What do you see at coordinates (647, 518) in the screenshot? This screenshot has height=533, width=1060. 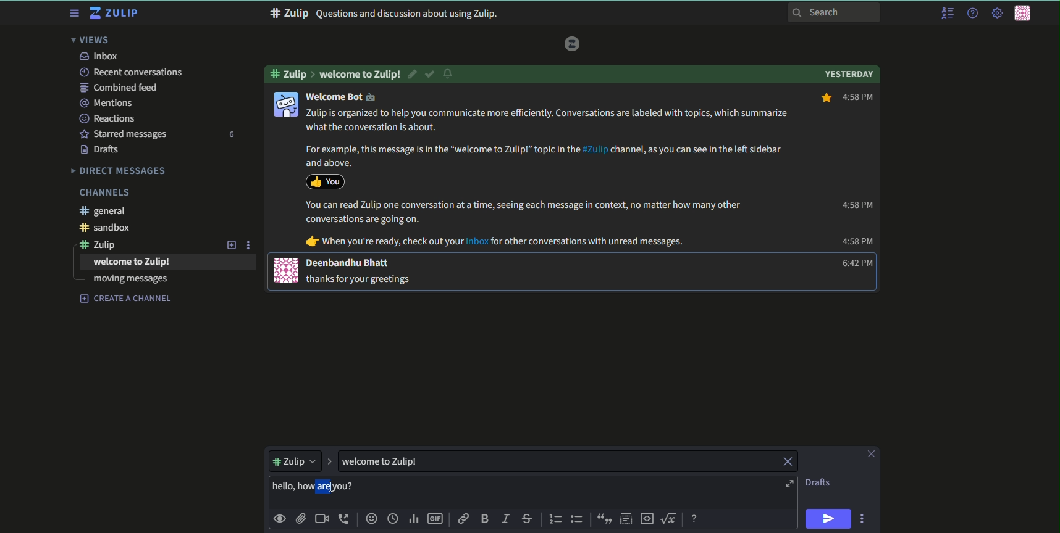 I see `code` at bounding box center [647, 518].